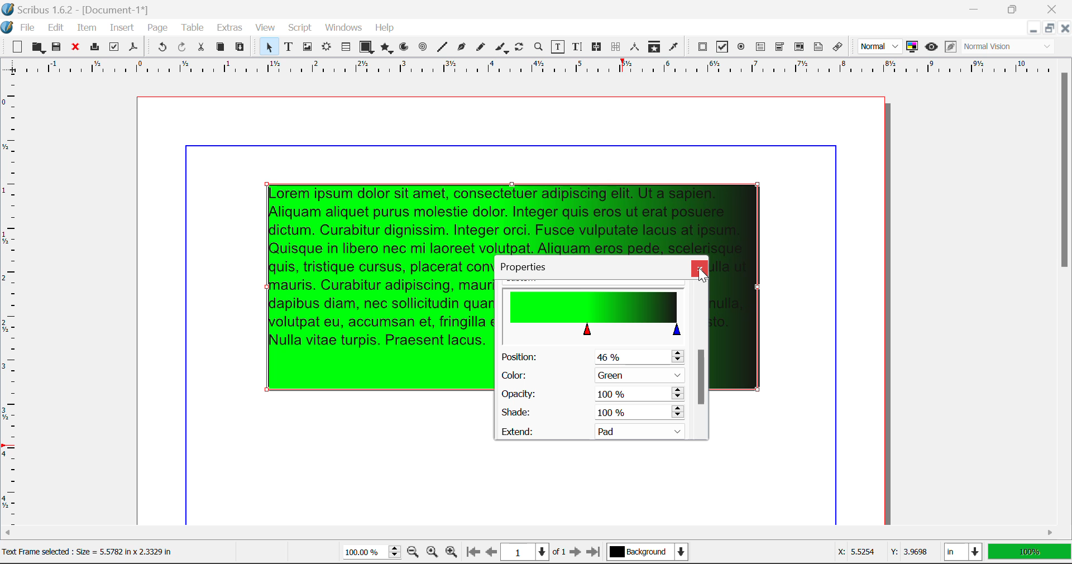  What do you see at coordinates (265, 28) in the screenshot?
I see `View` at bounding box center [265, 28].